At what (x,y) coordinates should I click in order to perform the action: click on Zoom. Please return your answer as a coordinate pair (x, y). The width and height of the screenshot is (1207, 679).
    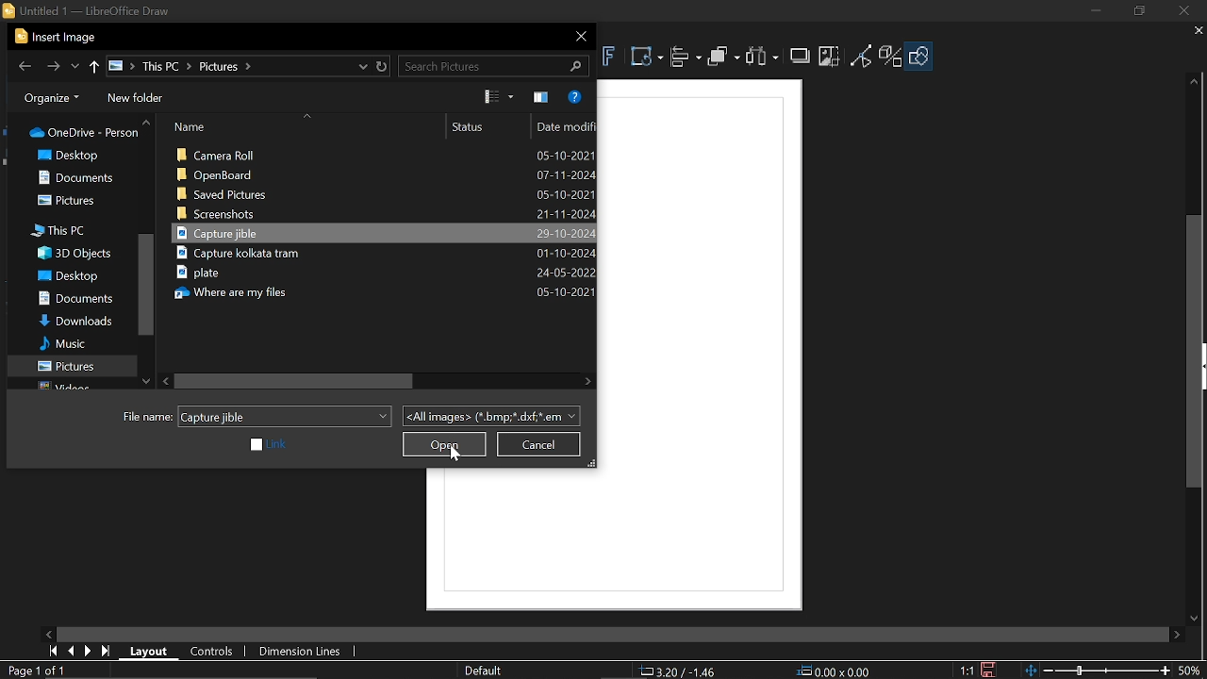
    Looking at the image, I should click on (1115, 671).